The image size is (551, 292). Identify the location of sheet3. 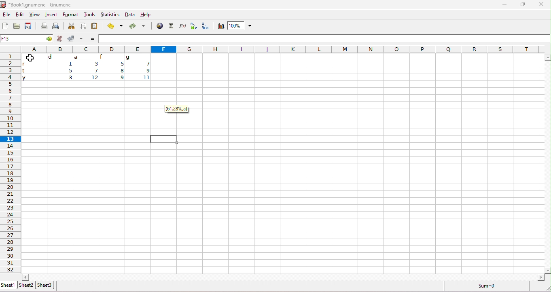
(46, 285).